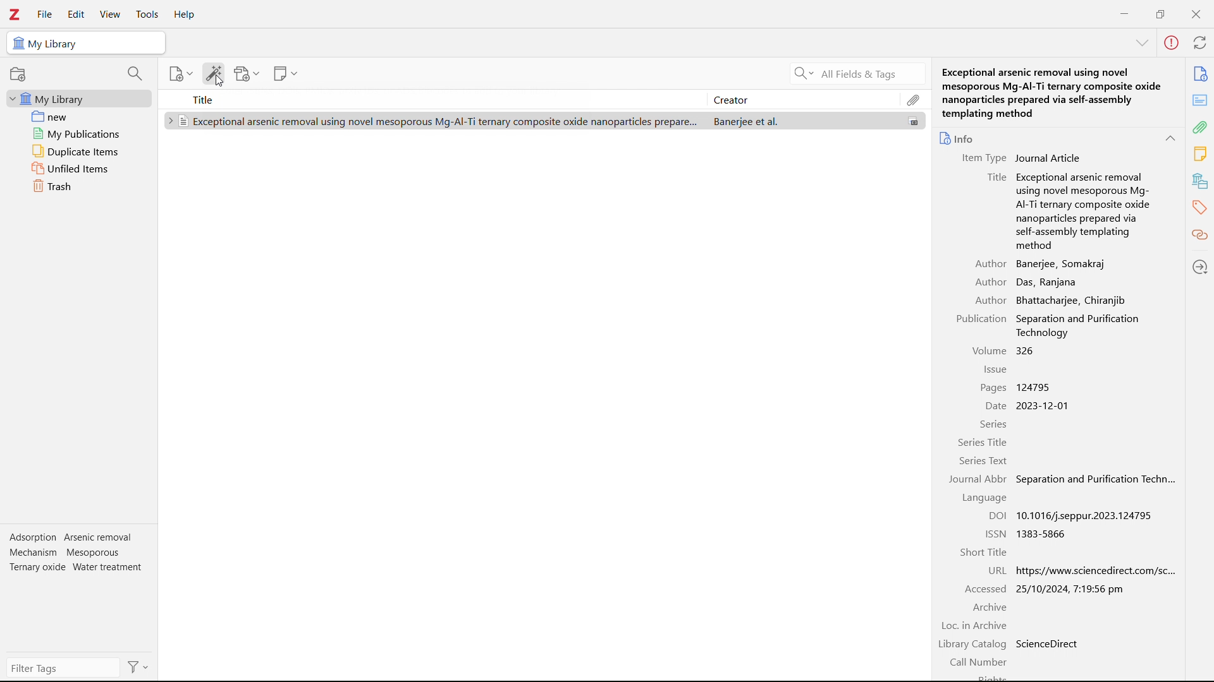 The width and height of the screenshot is (1214, 682). What do you see at coordinates (79, 168) in the screenshot?
I see `unfiled items` at bounding box center [79, 168].